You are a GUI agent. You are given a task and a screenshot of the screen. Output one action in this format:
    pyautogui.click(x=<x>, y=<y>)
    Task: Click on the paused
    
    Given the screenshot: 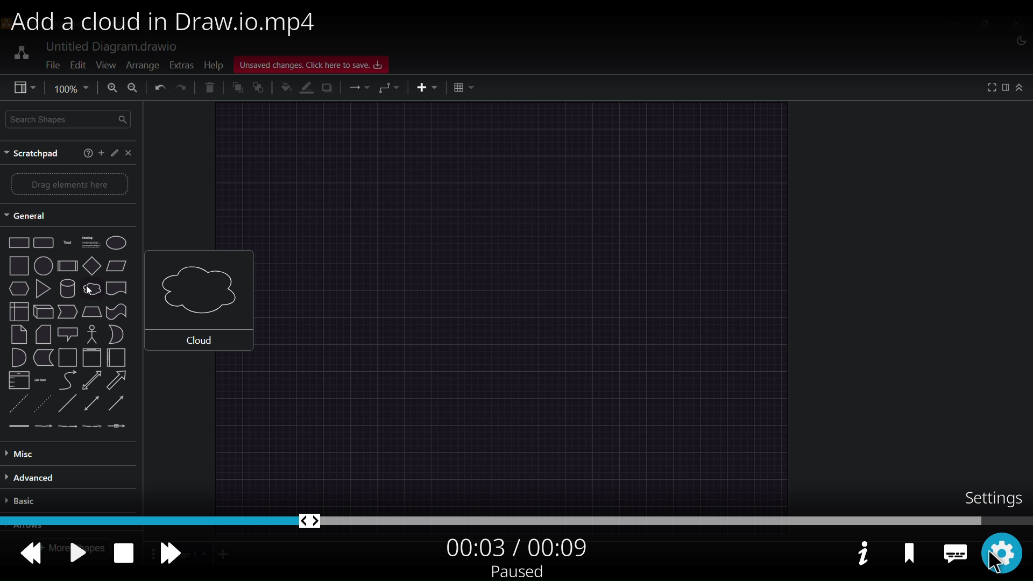 What is the action you would take?
    pyautogui.click(x=516, y=571)
    